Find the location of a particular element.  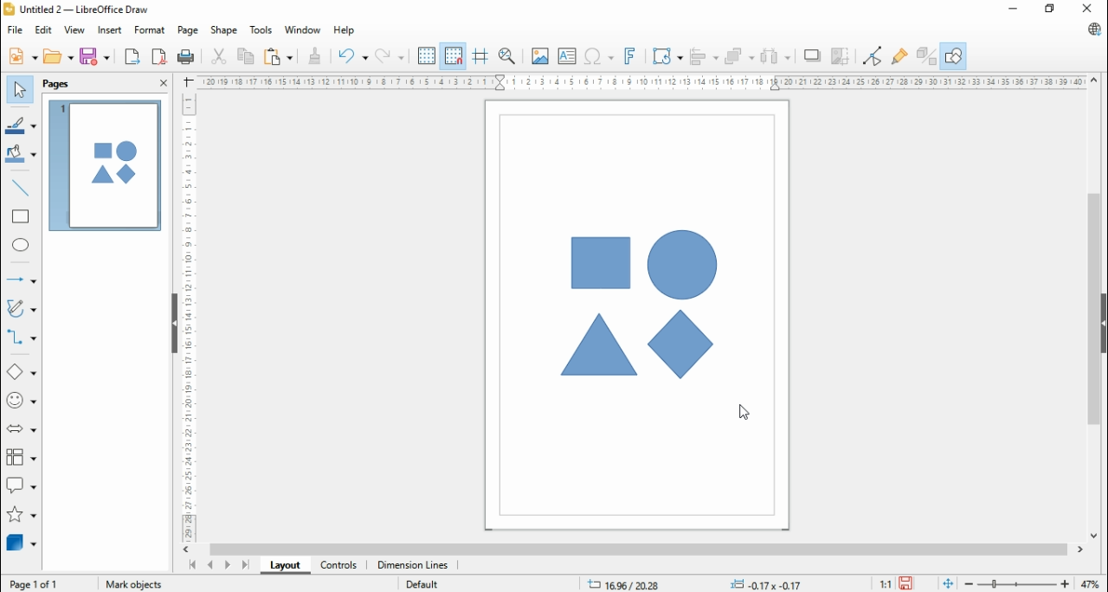

arrange is located at coordinates (739, 55).